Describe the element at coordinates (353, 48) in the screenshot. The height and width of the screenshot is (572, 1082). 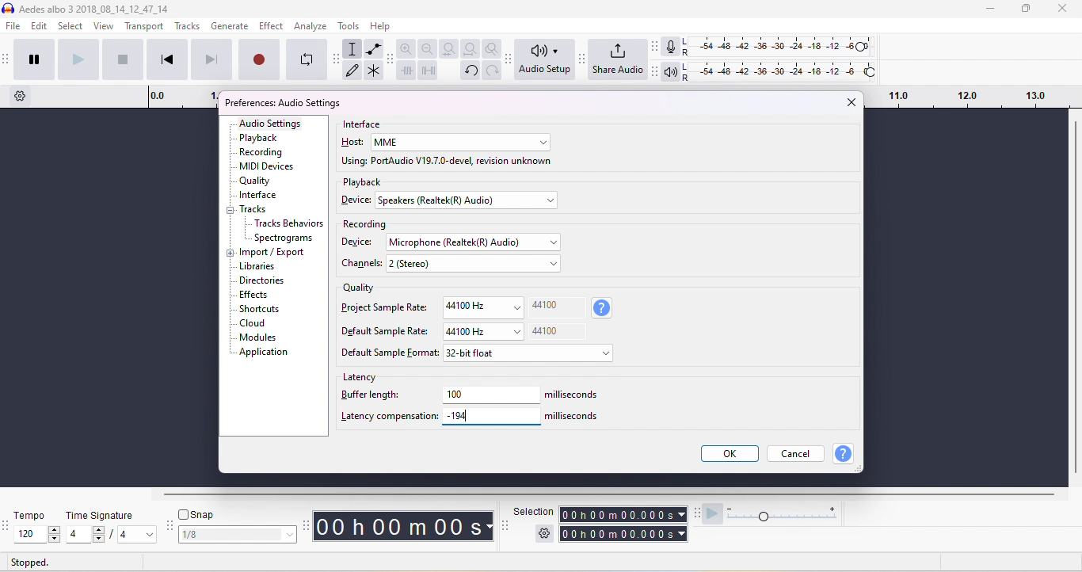
I see `selection tool` at that location.